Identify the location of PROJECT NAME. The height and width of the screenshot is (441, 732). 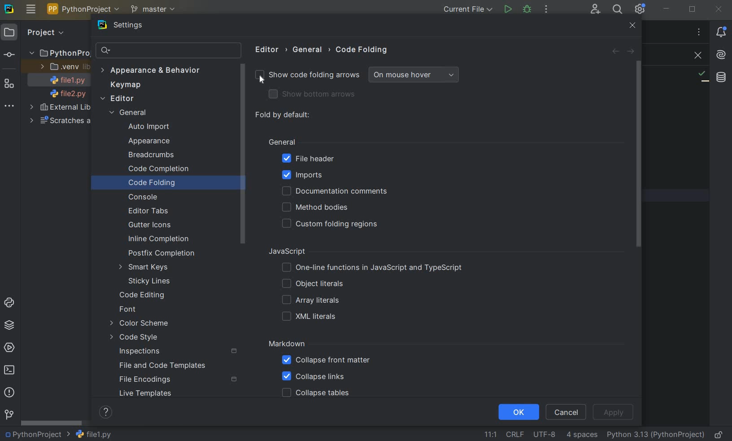
(37, 435).